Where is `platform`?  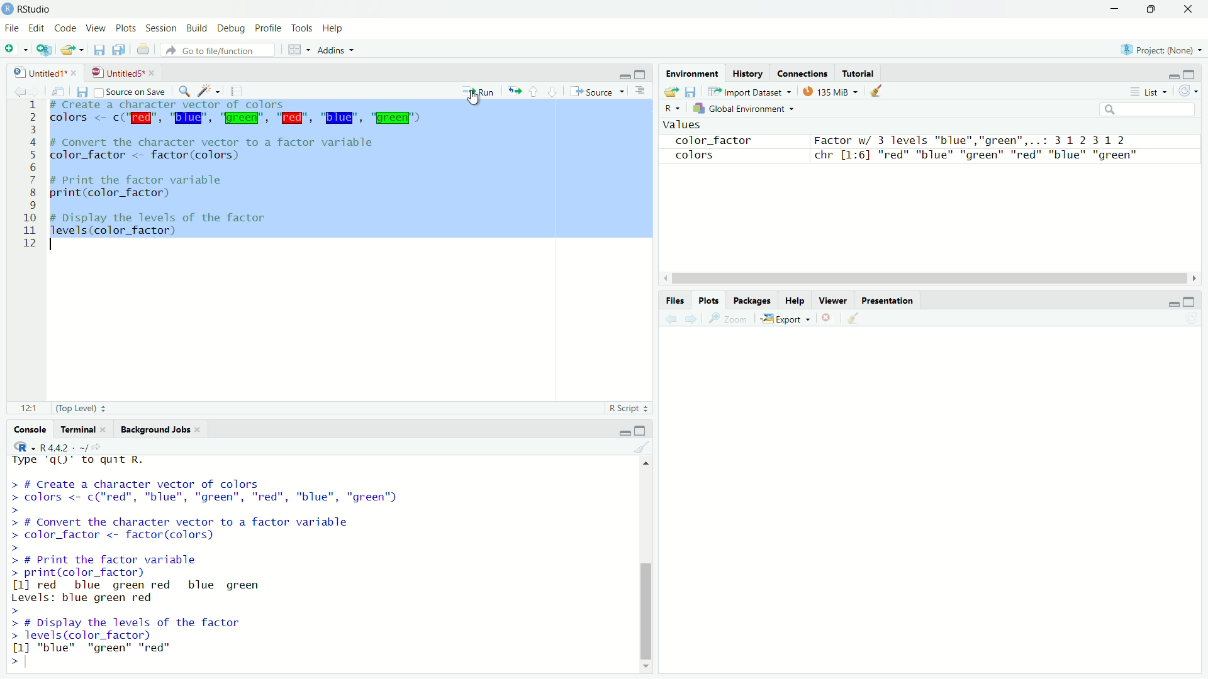 platform is located at coordinates (133, 461).